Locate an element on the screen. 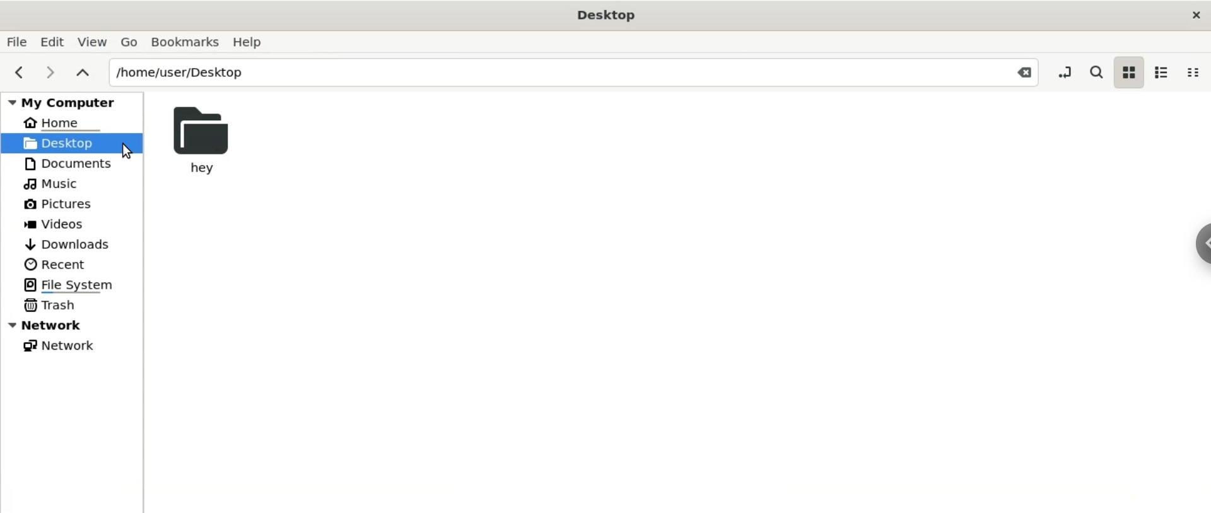 The height and width of the screenshot is (513, 1211). Network is located at coordinates (61, 349).